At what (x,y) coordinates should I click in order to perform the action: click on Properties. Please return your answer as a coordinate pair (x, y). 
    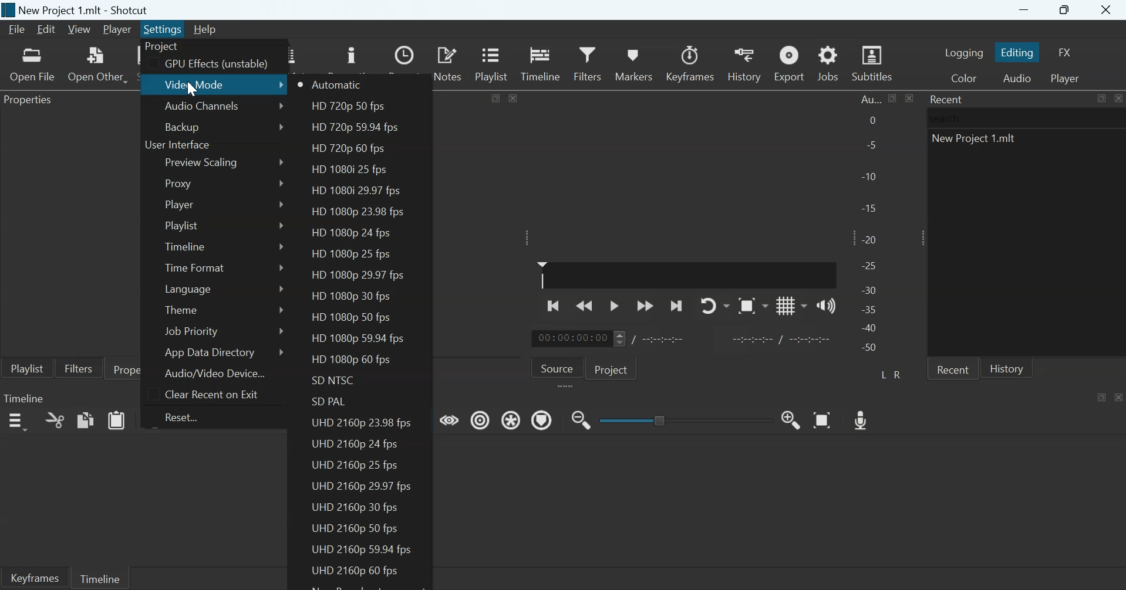
    Looking at the image, I should click on (138, 368).